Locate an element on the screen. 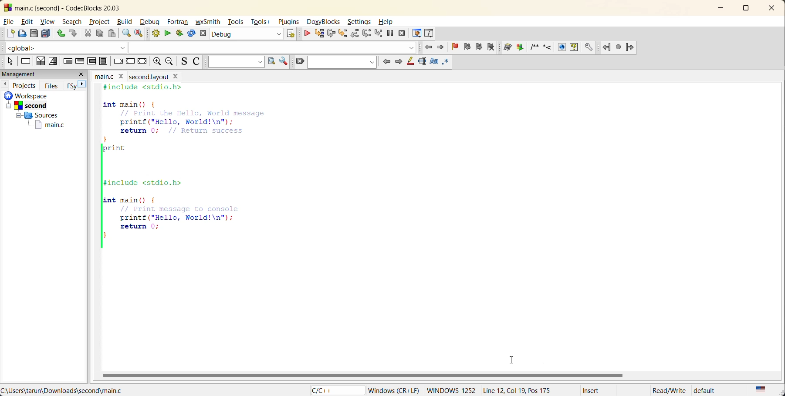 The width and height of the screenshot is (785, 396). Windows (CR+LF) is located at coordinates (393, 389).